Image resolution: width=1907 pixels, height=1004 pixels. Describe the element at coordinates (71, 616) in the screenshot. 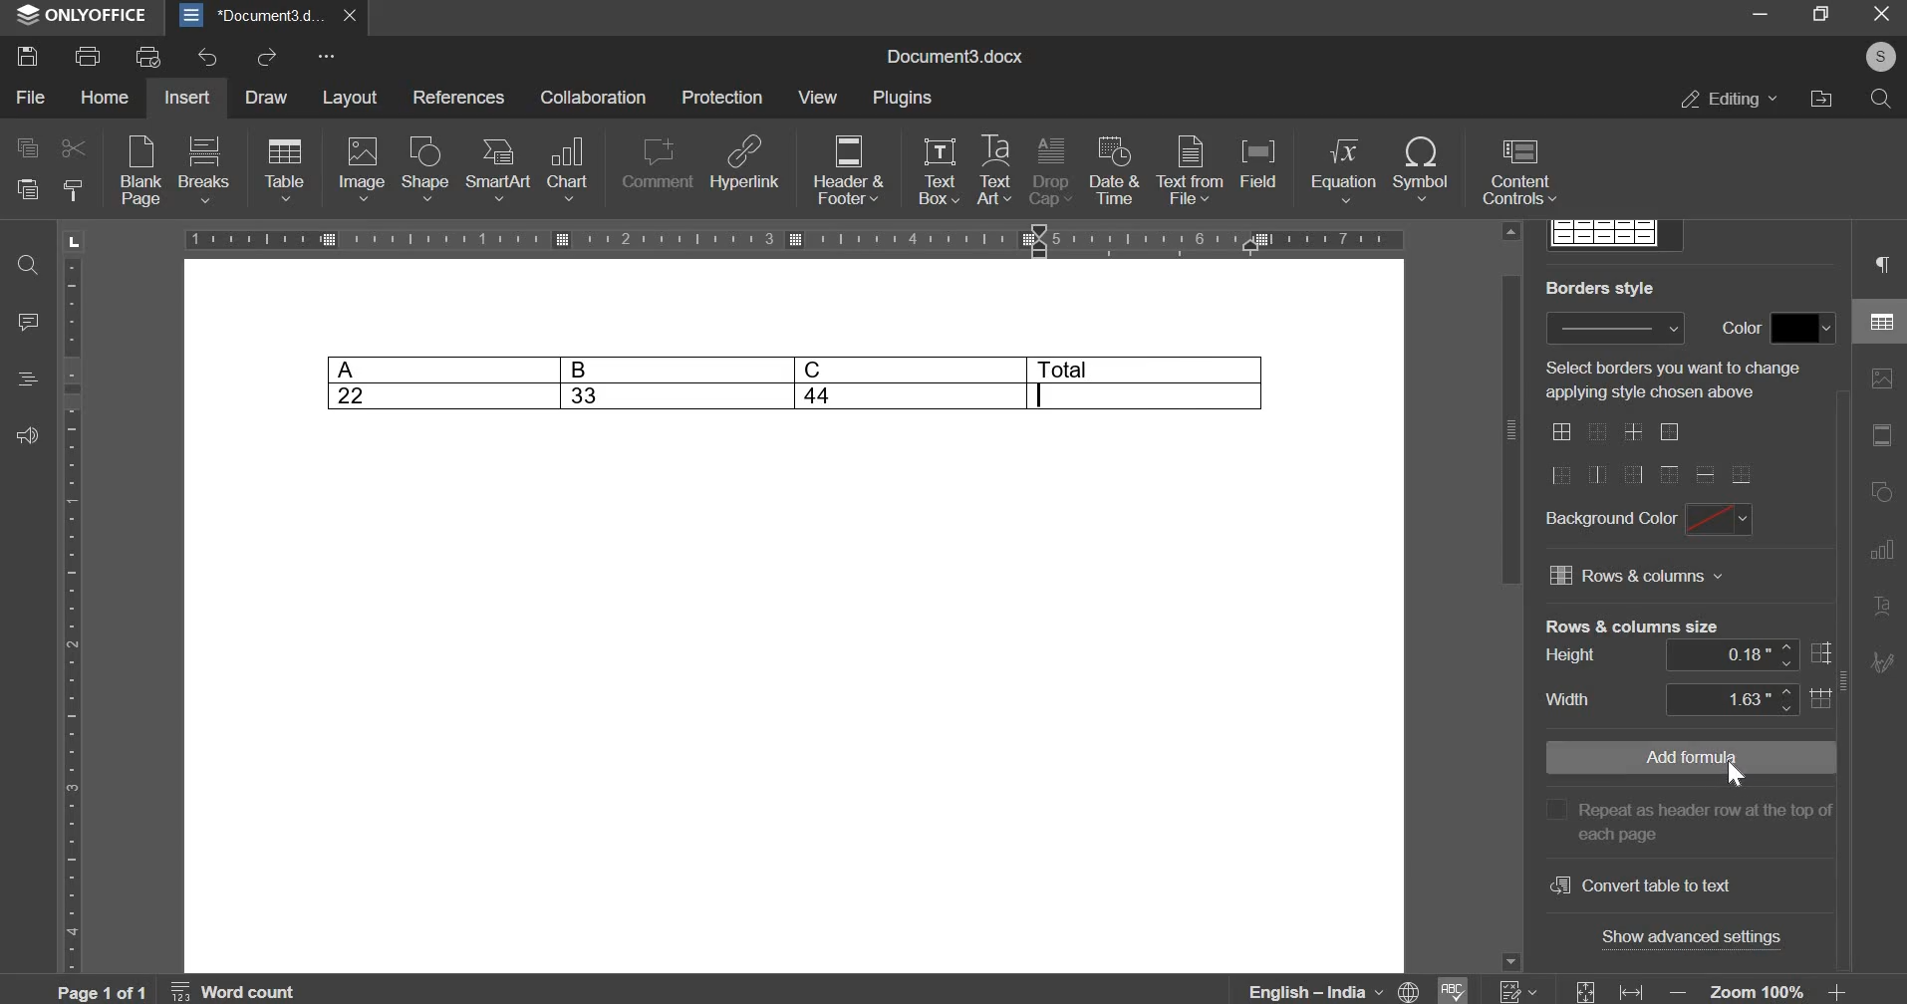

I see `Ruler` at that location.